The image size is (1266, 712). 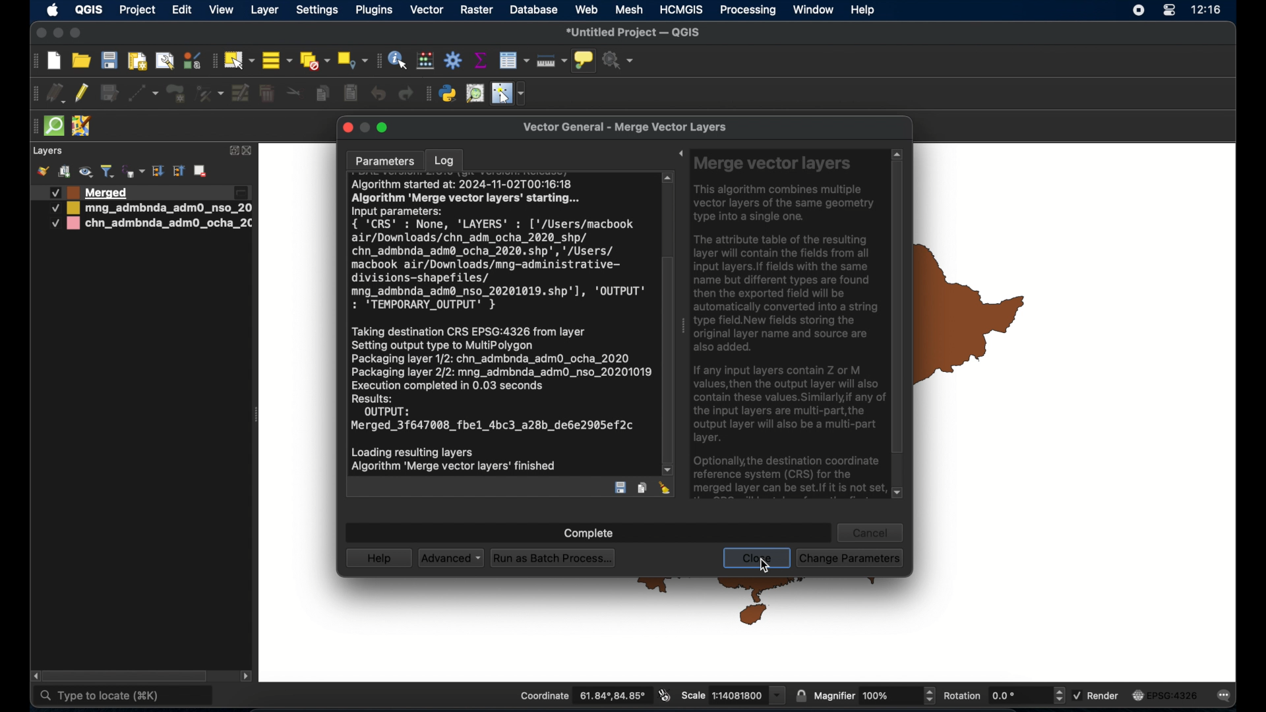 What do you see at coordinates (582, 696) in the screenshot?
I see `coordinate` at bounding box center [582, 696].